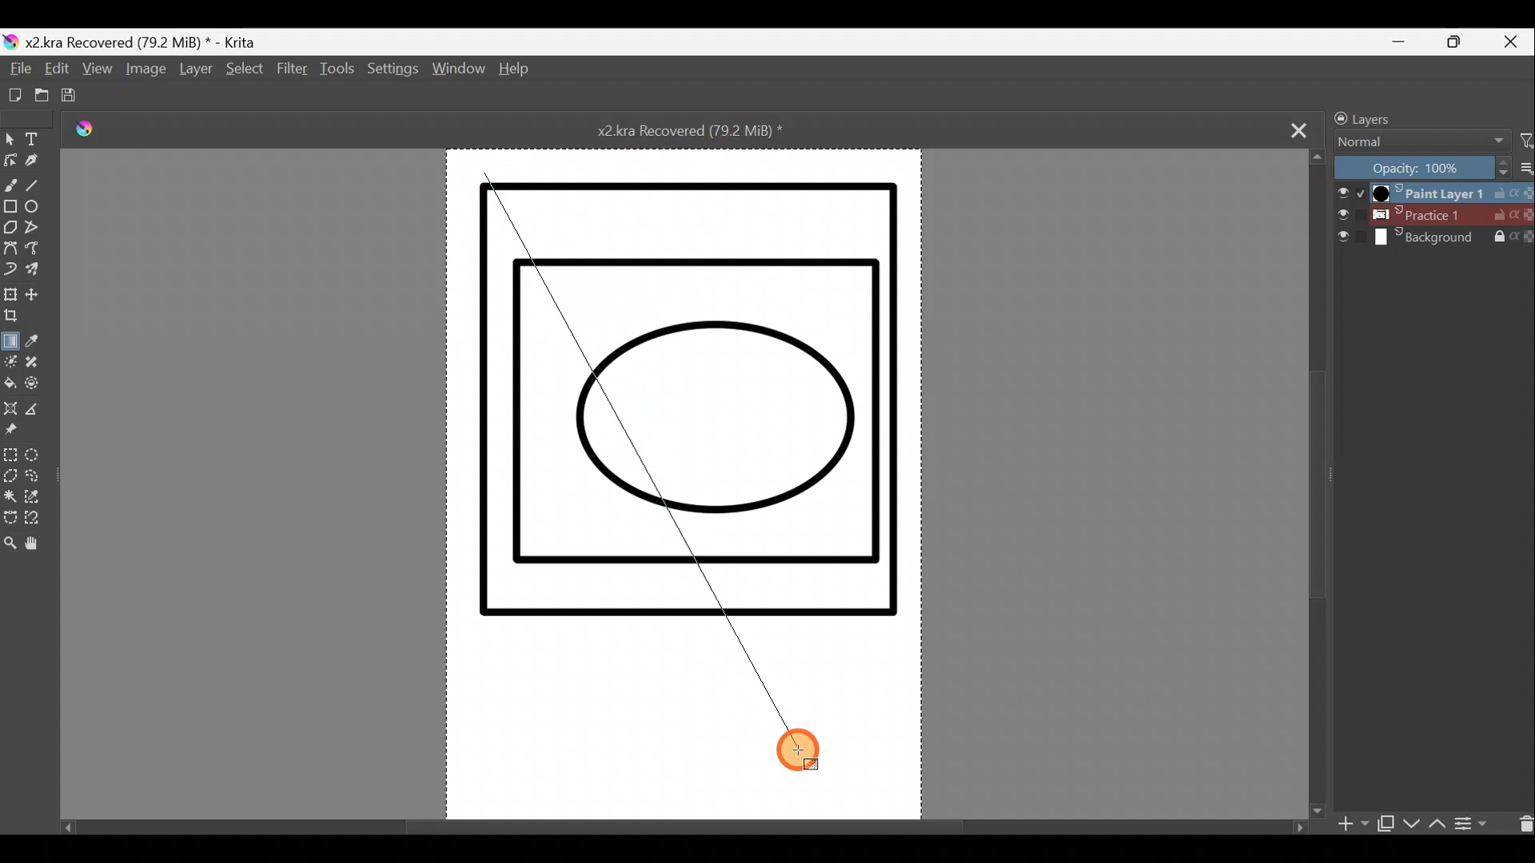 The image size is (1535, 863). What do you see at coordinates (98, 73) in the screenshot?
I see `View` at bounding box center [98, 73].